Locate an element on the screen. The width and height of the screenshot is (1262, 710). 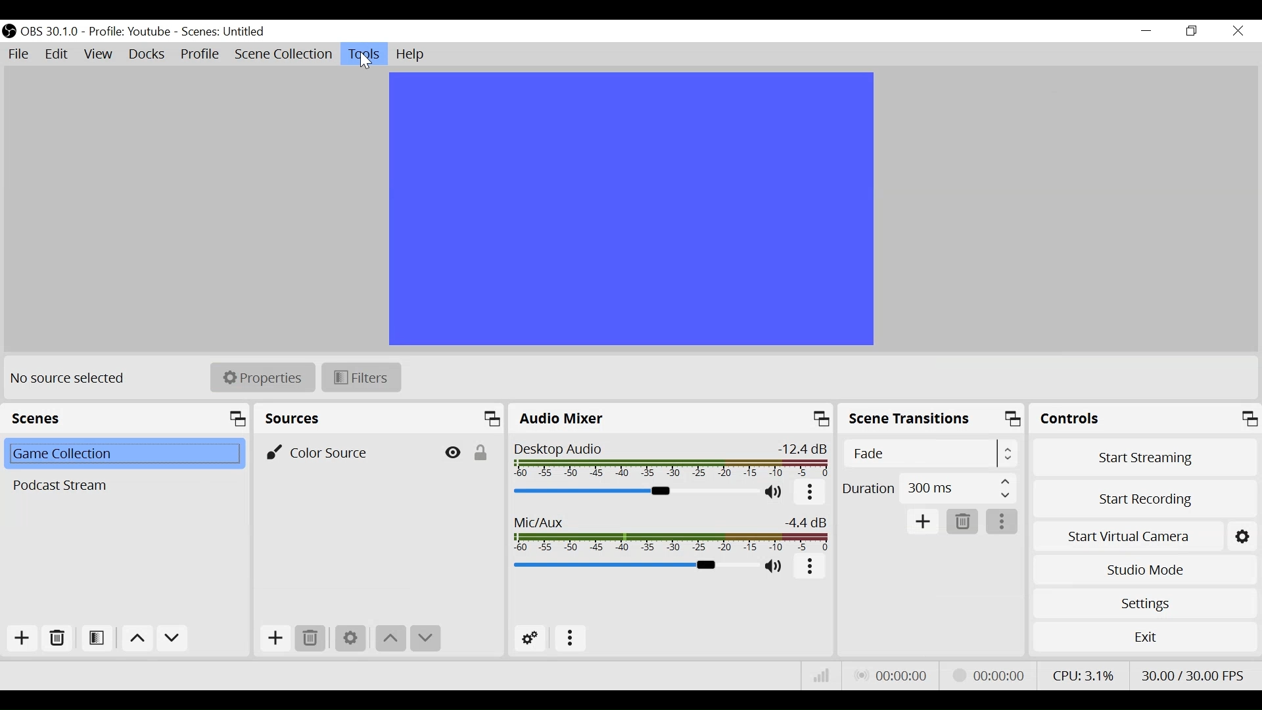
No source Selected is located at coordinates (72, 380).